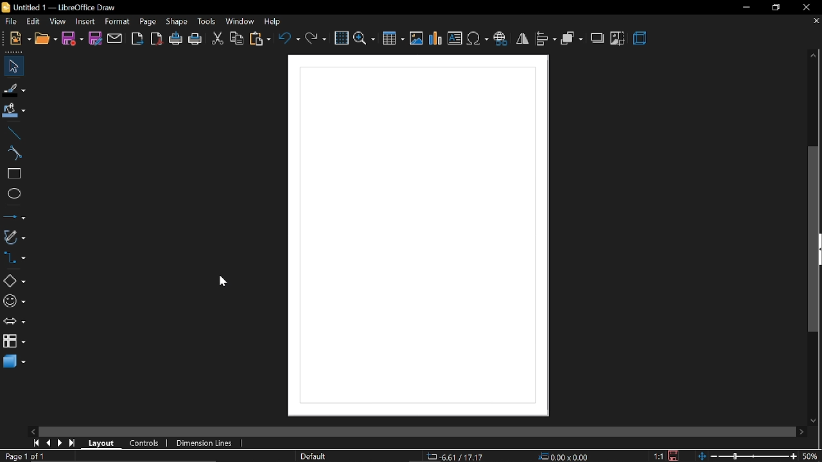 The image size is (822, 462). What do you see at coordinates (49, 443) in the screenshot?
I see `previous page` at bounding box center [49, 443].